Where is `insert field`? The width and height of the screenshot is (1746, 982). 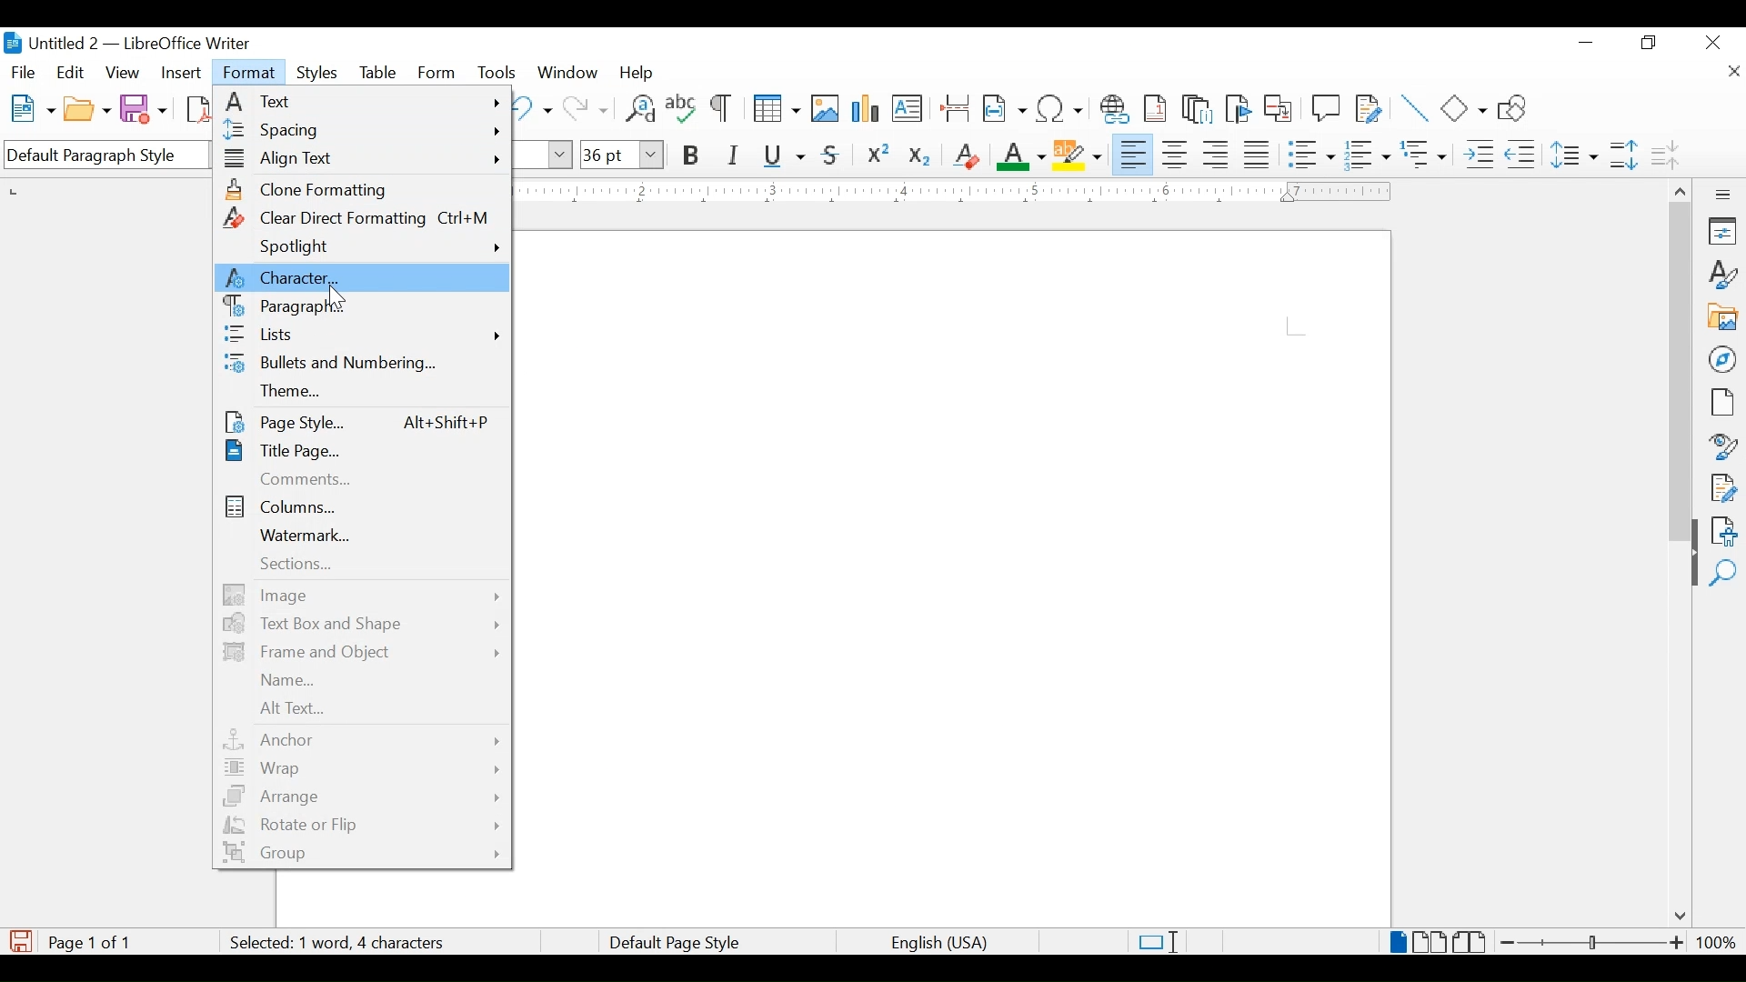
insert field is located at coordinates (1005, 108).